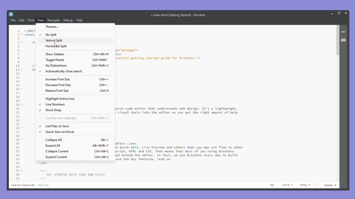 The image size is (355, 199). I want to click on 6, so click(19, 51).